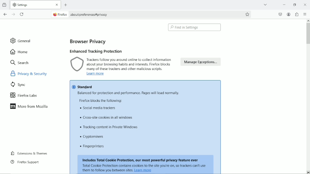 The width and height of the screenshot is (310, 174). Describe the element at coordinates (96, 74) in the screenshot. I see `link` at that location.